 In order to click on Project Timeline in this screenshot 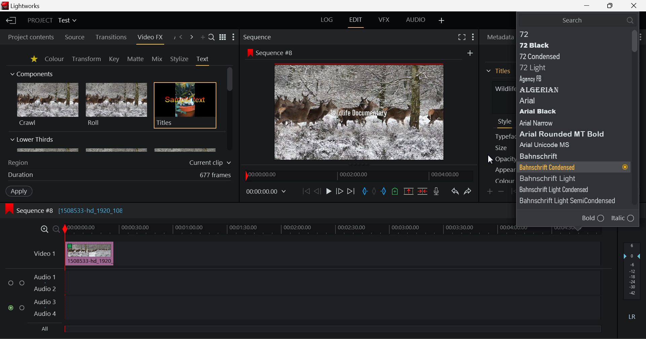, I will do `click(333, 231)`.